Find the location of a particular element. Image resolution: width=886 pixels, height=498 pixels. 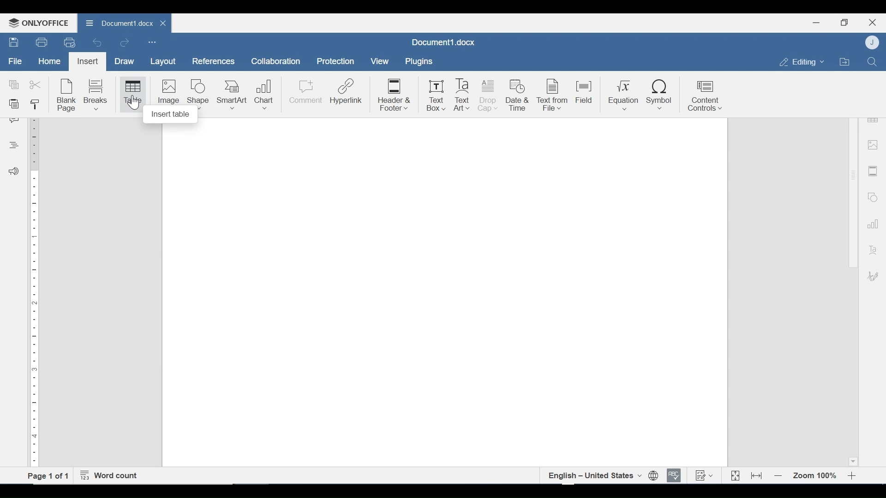

Undo is located at coordinates (97, 42).